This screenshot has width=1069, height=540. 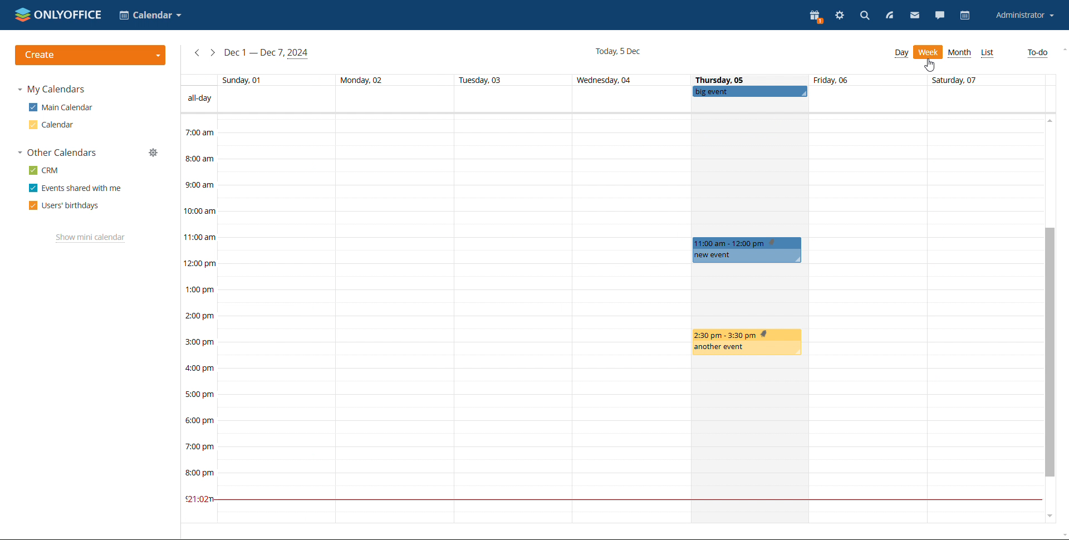 I want to click on crm, so click(x=44, y=170).